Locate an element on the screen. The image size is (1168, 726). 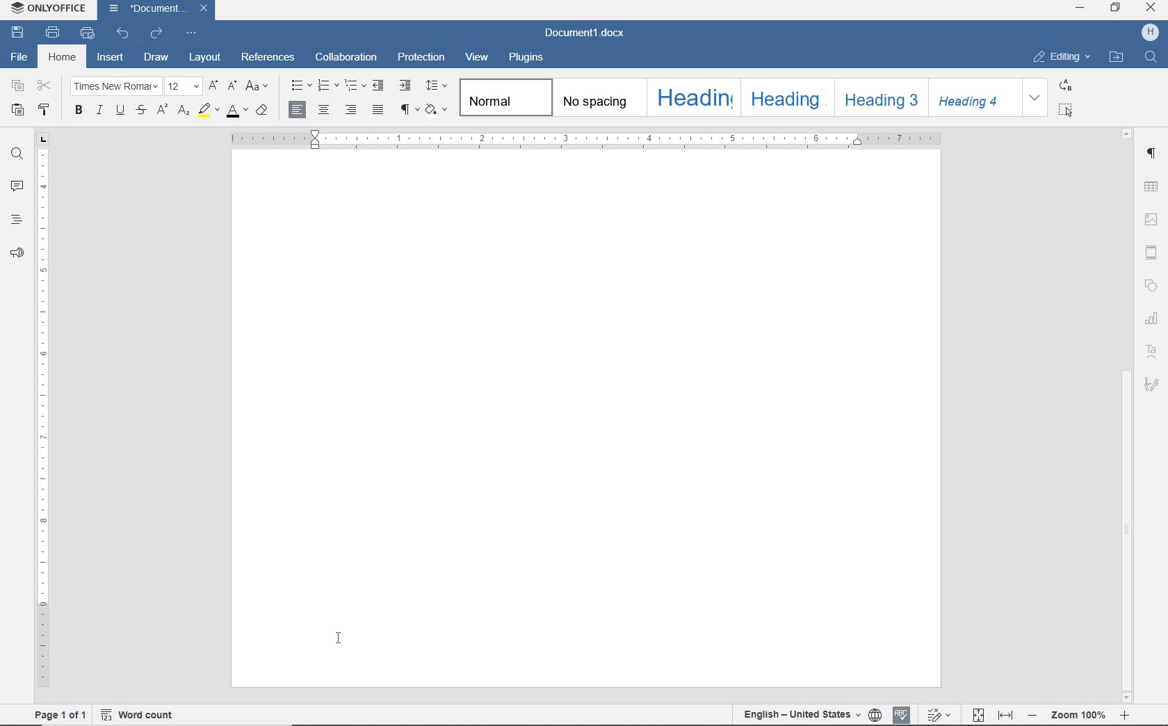
Heading 2 is located at coordinates (791, 97).